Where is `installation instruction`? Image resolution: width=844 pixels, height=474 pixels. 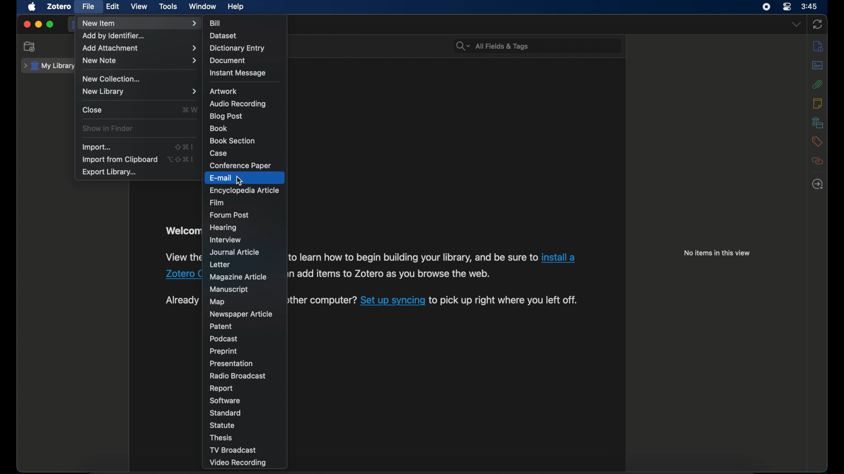 installation instruction is located at coordinates (432, 266).